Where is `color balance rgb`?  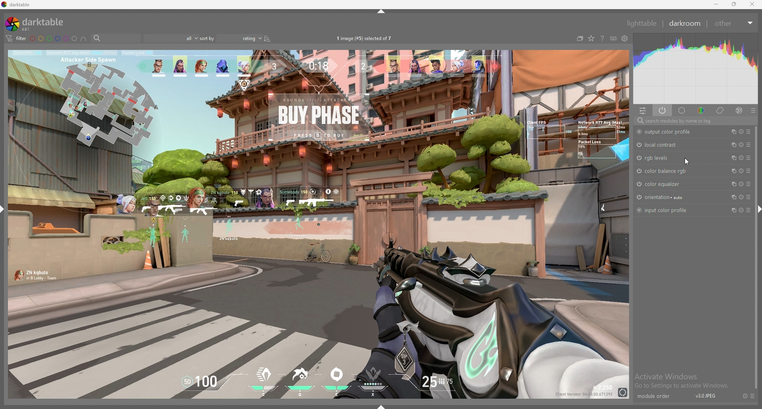
color balance rgb is located at coordinates (666, 171).